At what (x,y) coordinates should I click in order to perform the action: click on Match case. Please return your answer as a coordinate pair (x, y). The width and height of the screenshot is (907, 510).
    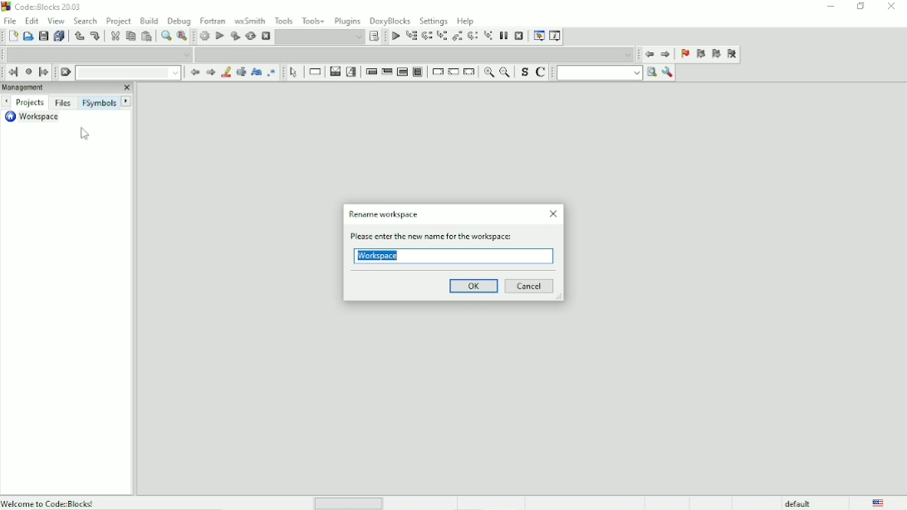
    Looking at the image, I should click on (255, 72).